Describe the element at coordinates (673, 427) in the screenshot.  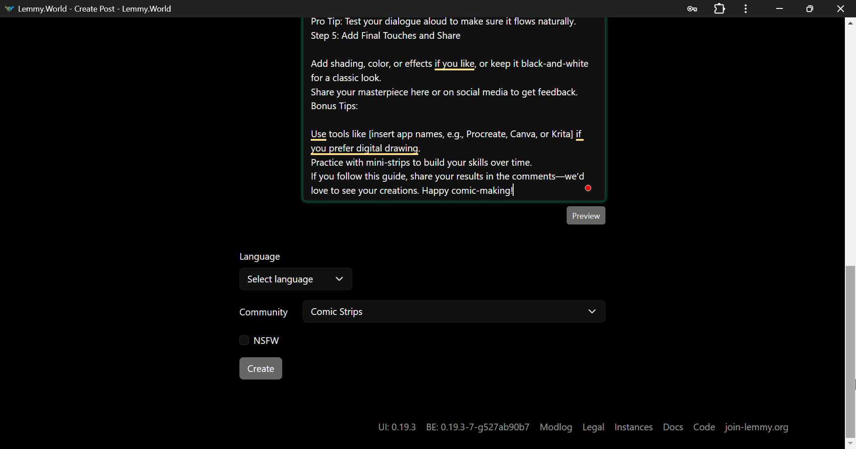
I see `Docs` at that location.